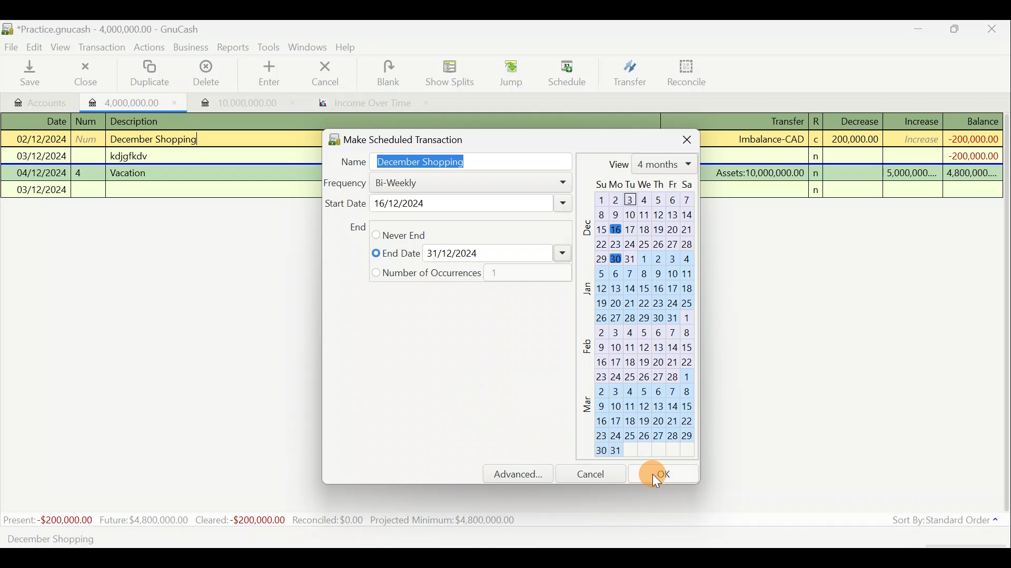  I want to click on Cancel, so click(326, 73).